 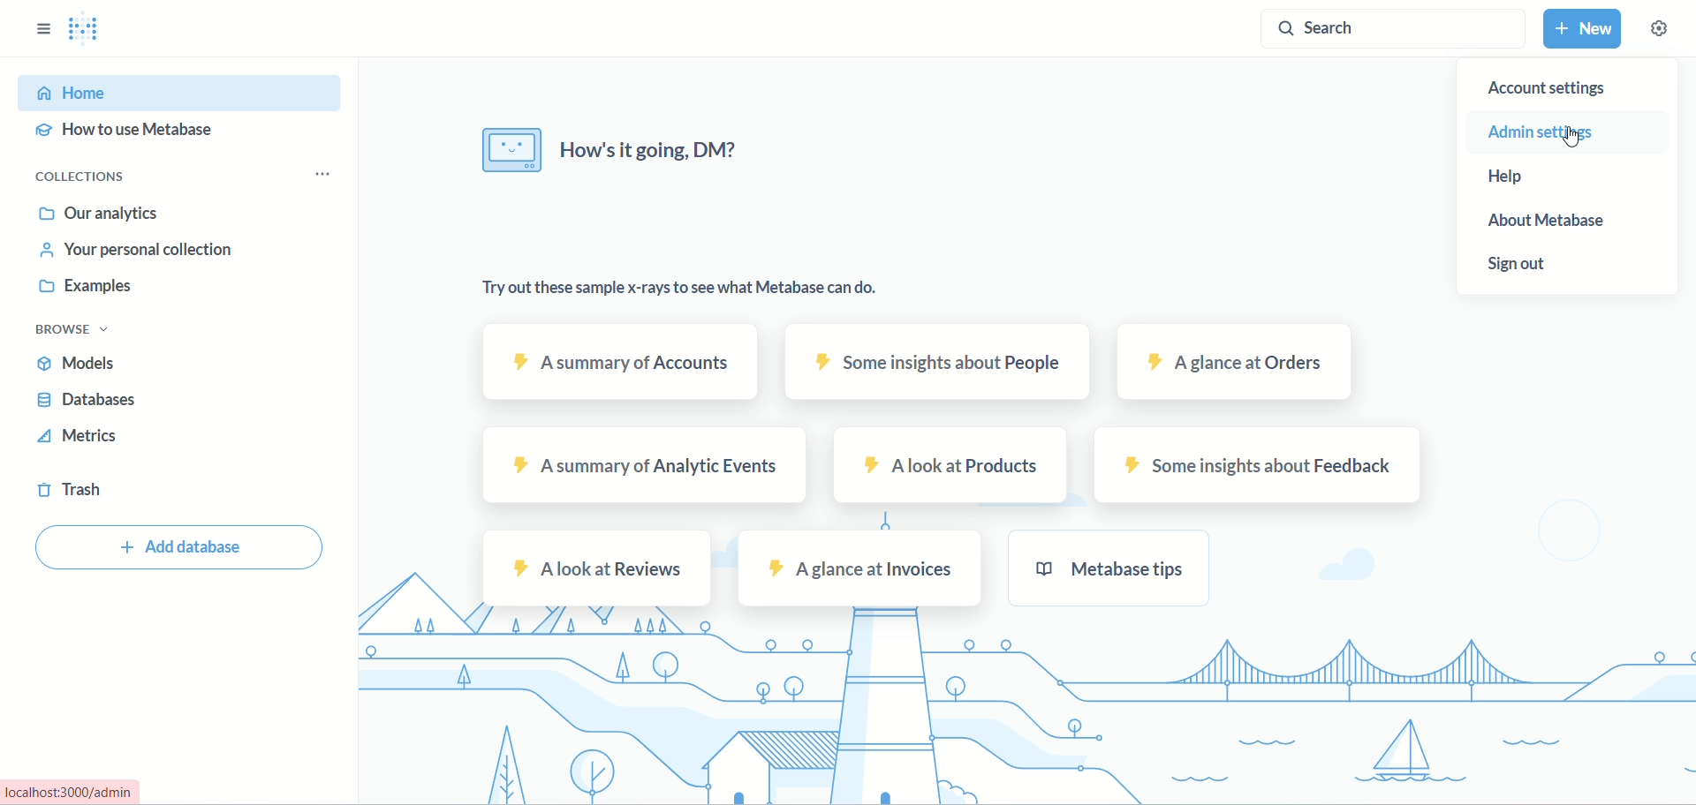 What do you see at coordinates (1531, 267) in the screenshot?
I see `sign out` at bounding box center [1531, 267].